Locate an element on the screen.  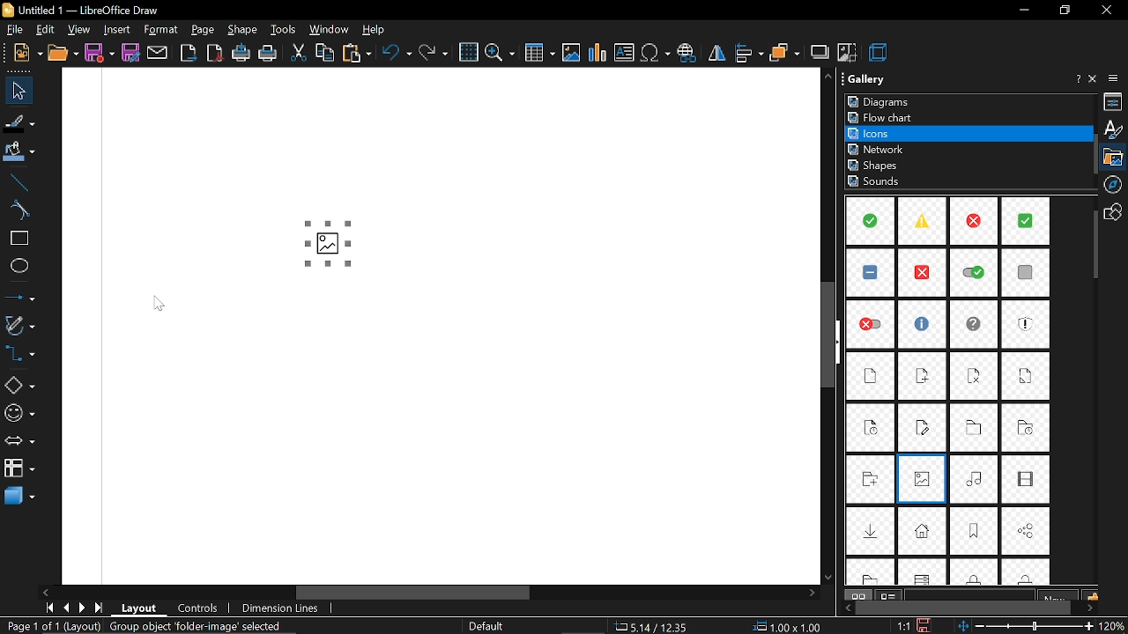
export is located at coordinates (189, 53).